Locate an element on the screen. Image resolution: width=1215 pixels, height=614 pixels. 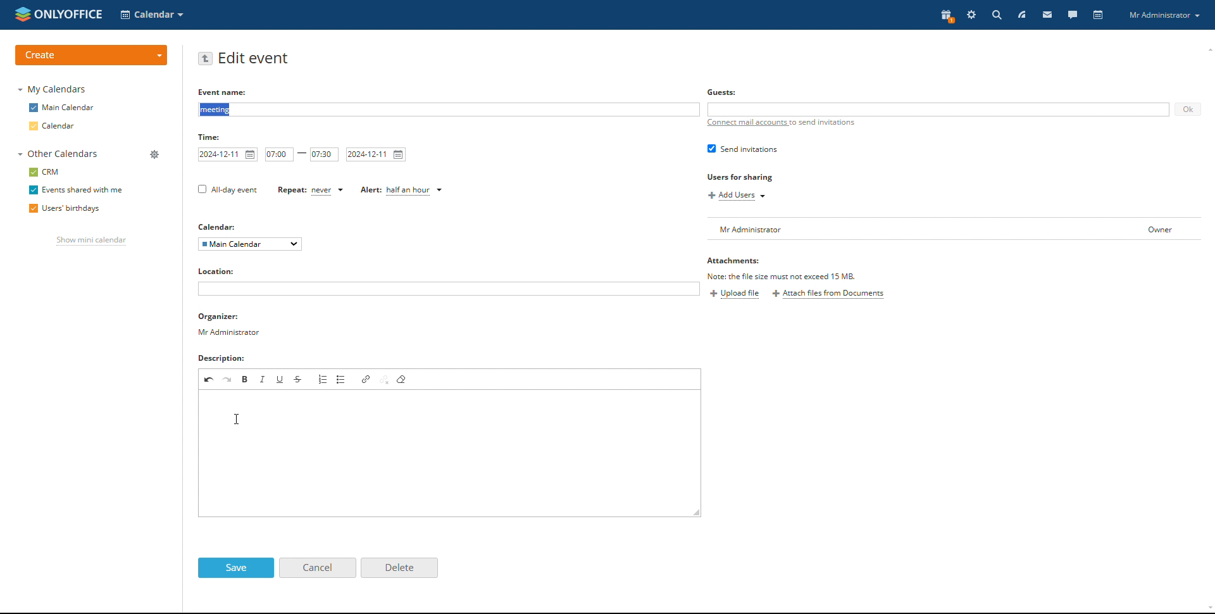
main calendar is located at coordinates (62, 107).